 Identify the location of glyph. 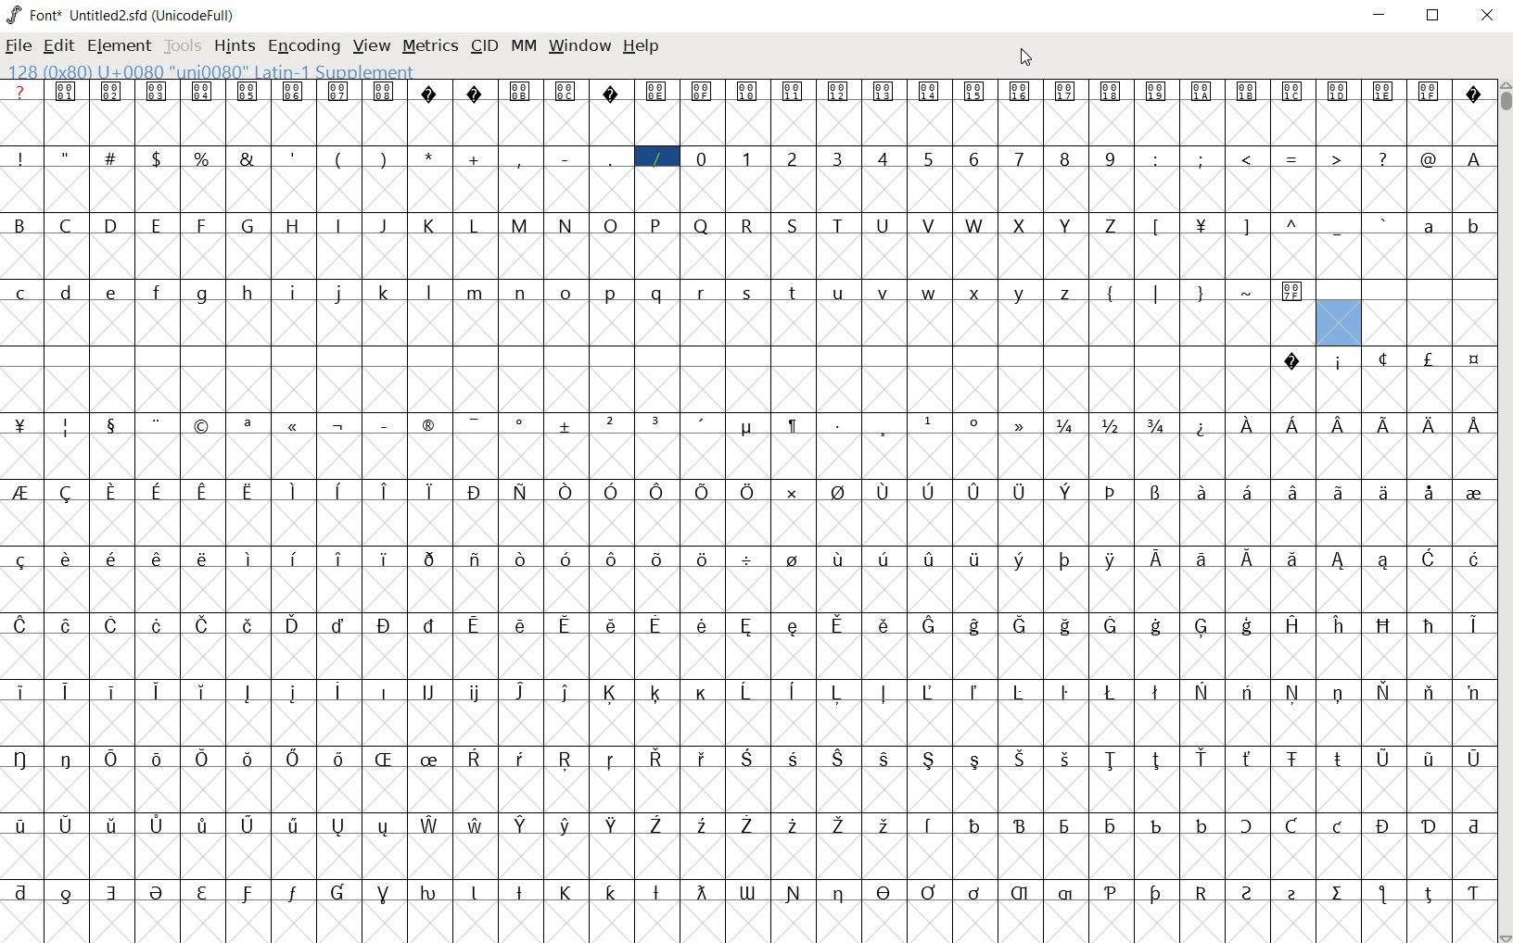
(1292, 91).